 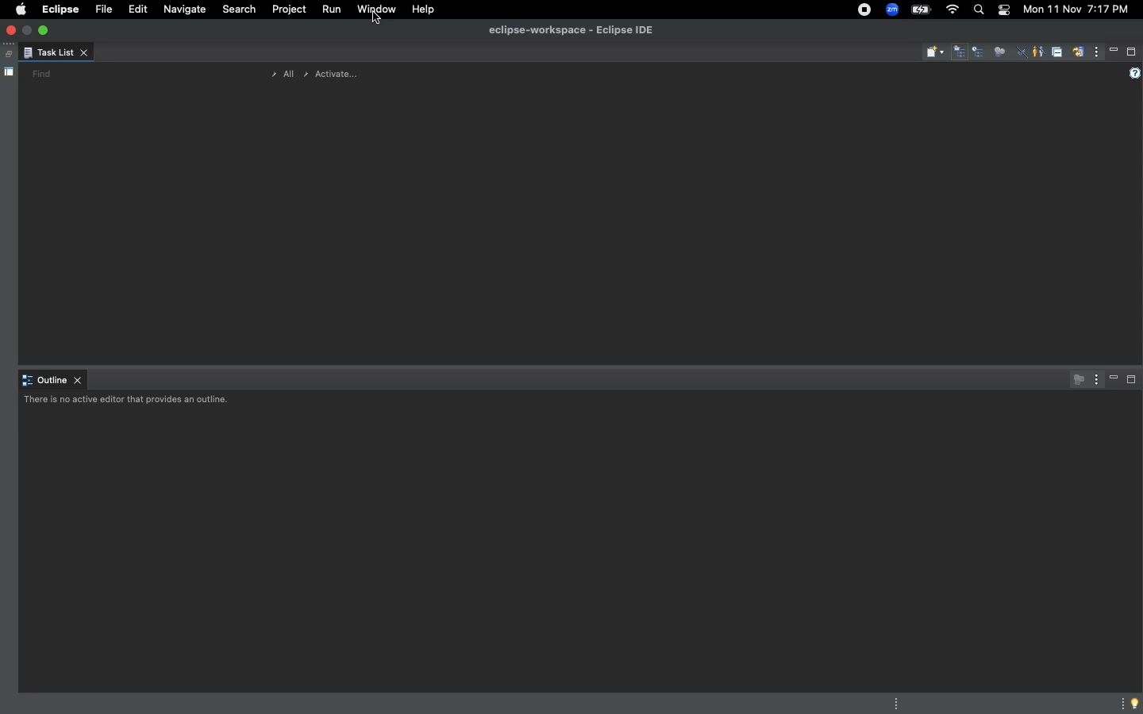 I want to click on Focus on active tasks, so click(x=1075, y=379).